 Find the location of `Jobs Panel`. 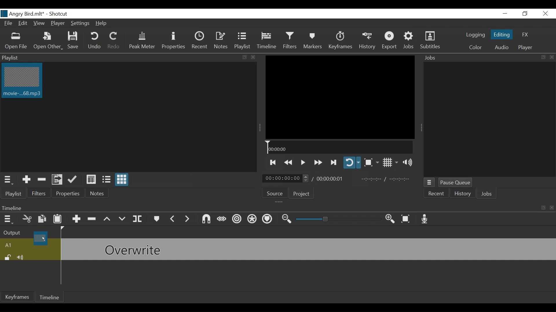

Jobs Panel is located at coordinates (488, 119).